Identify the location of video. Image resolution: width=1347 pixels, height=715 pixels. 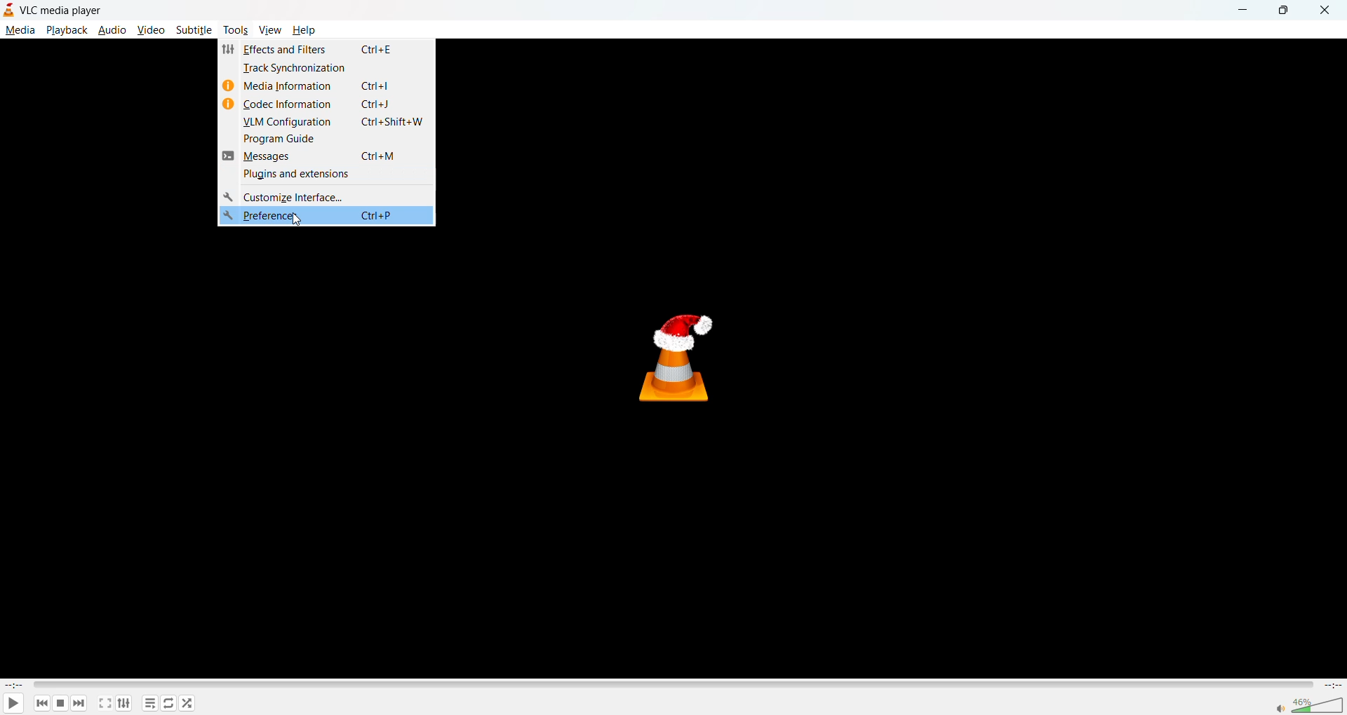
(149, 30).